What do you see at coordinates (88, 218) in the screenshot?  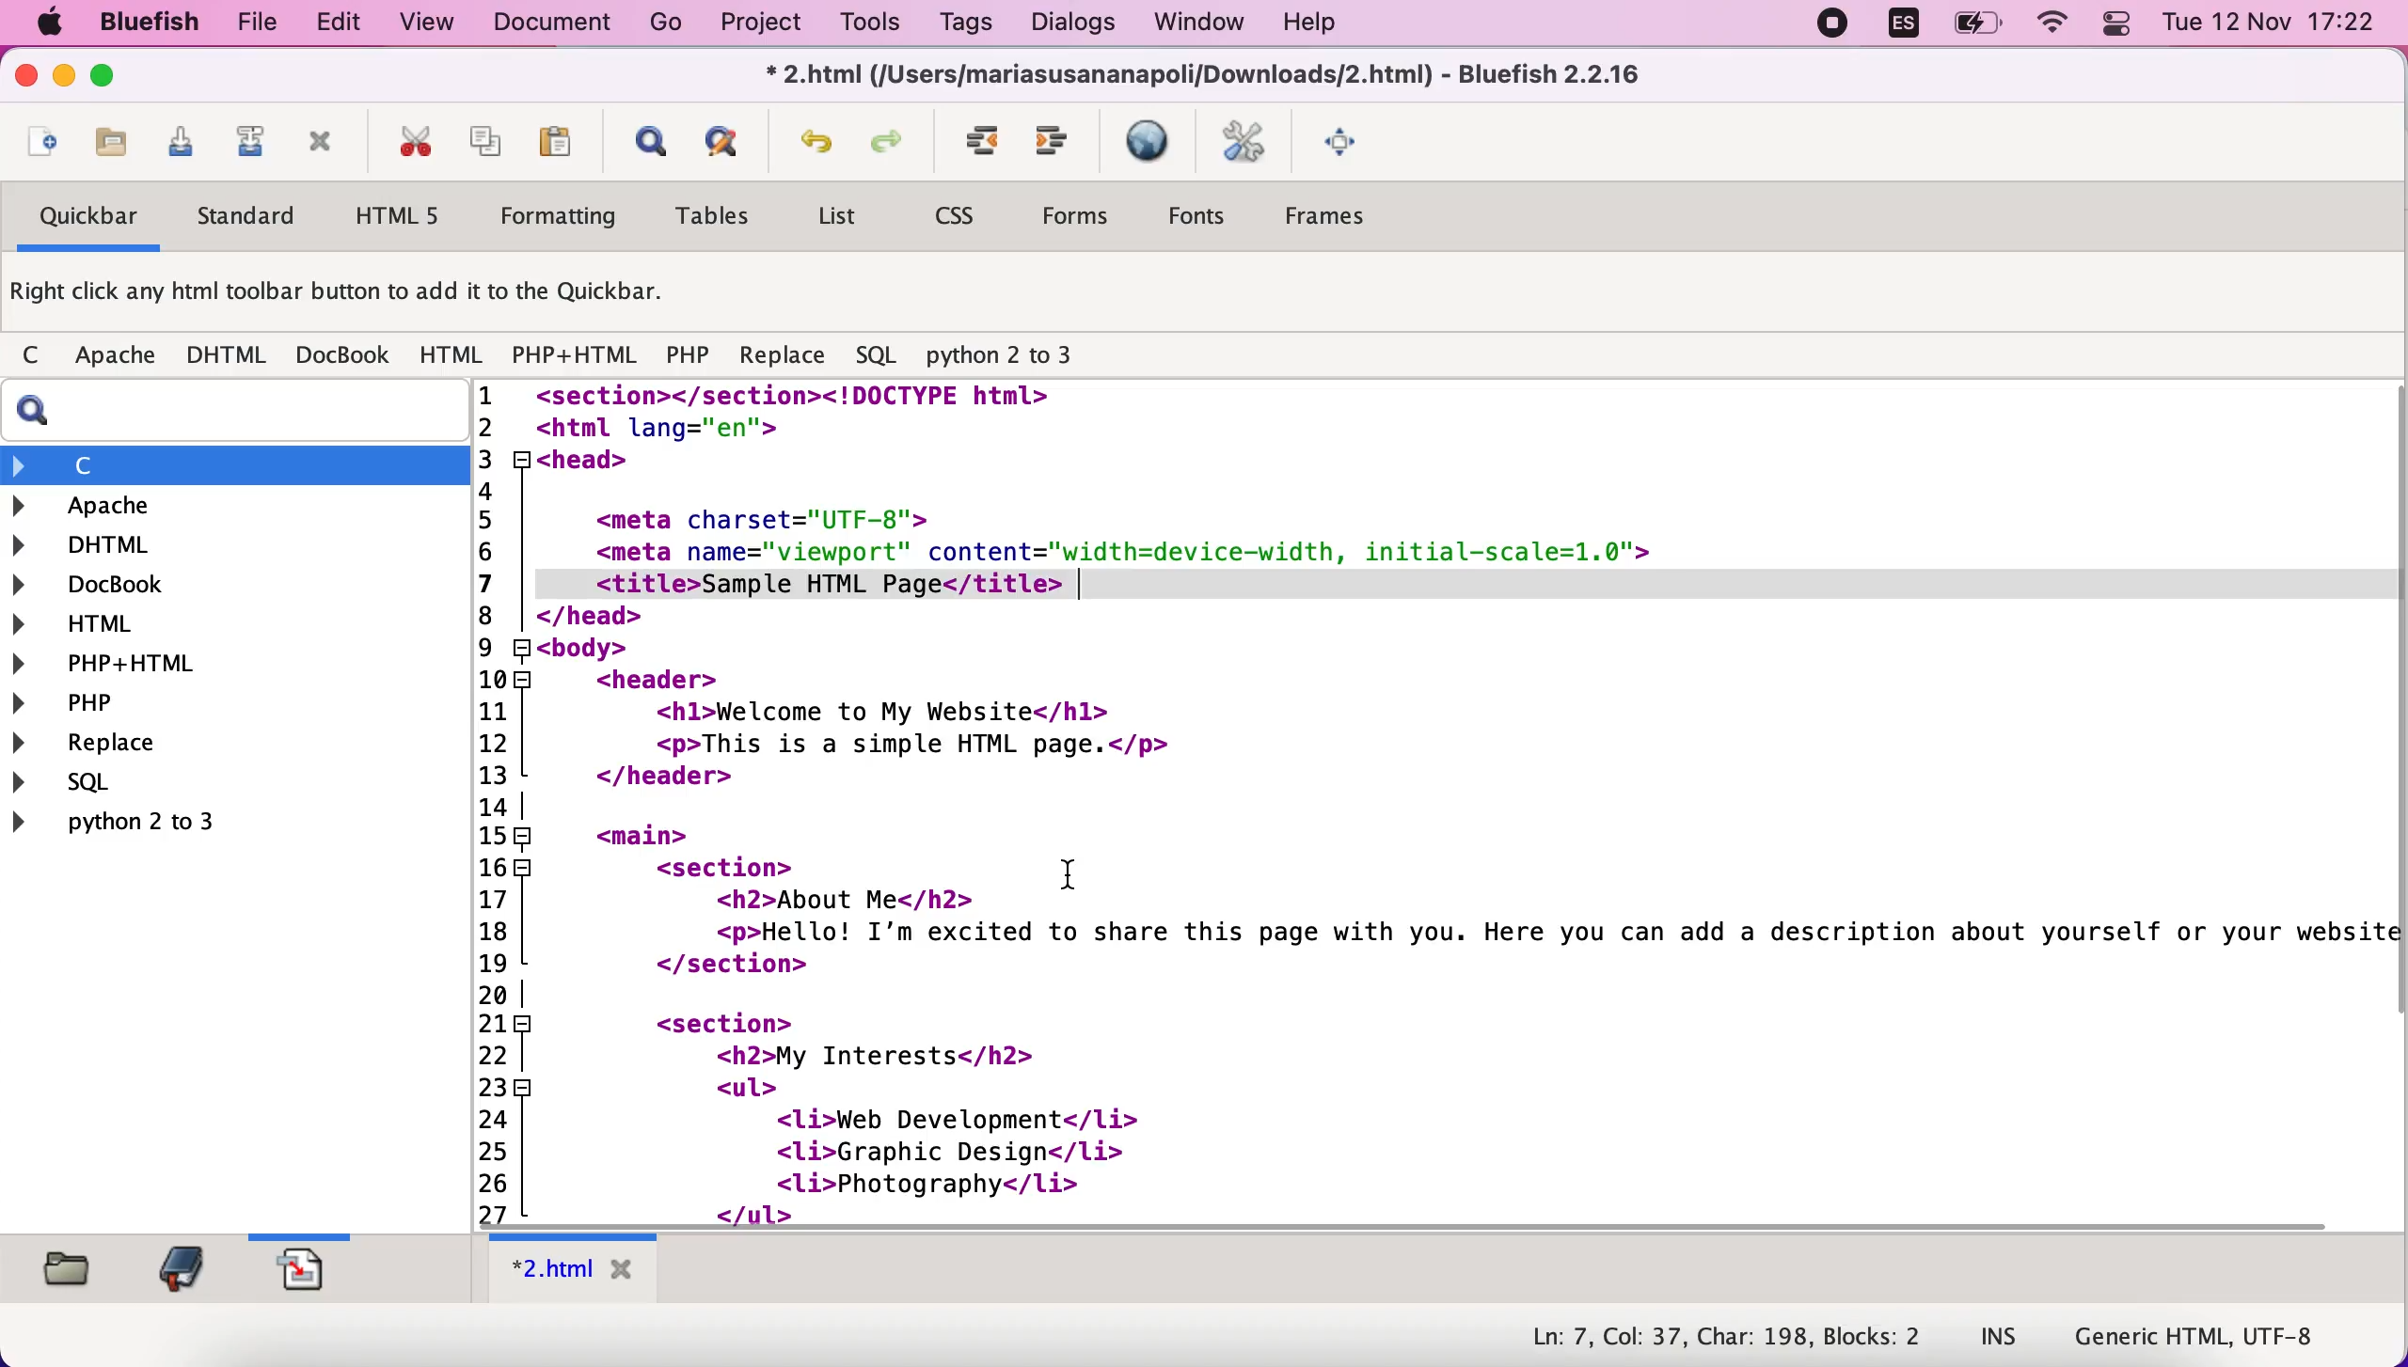 I see `quickbar` at bounding box center [88, 218].